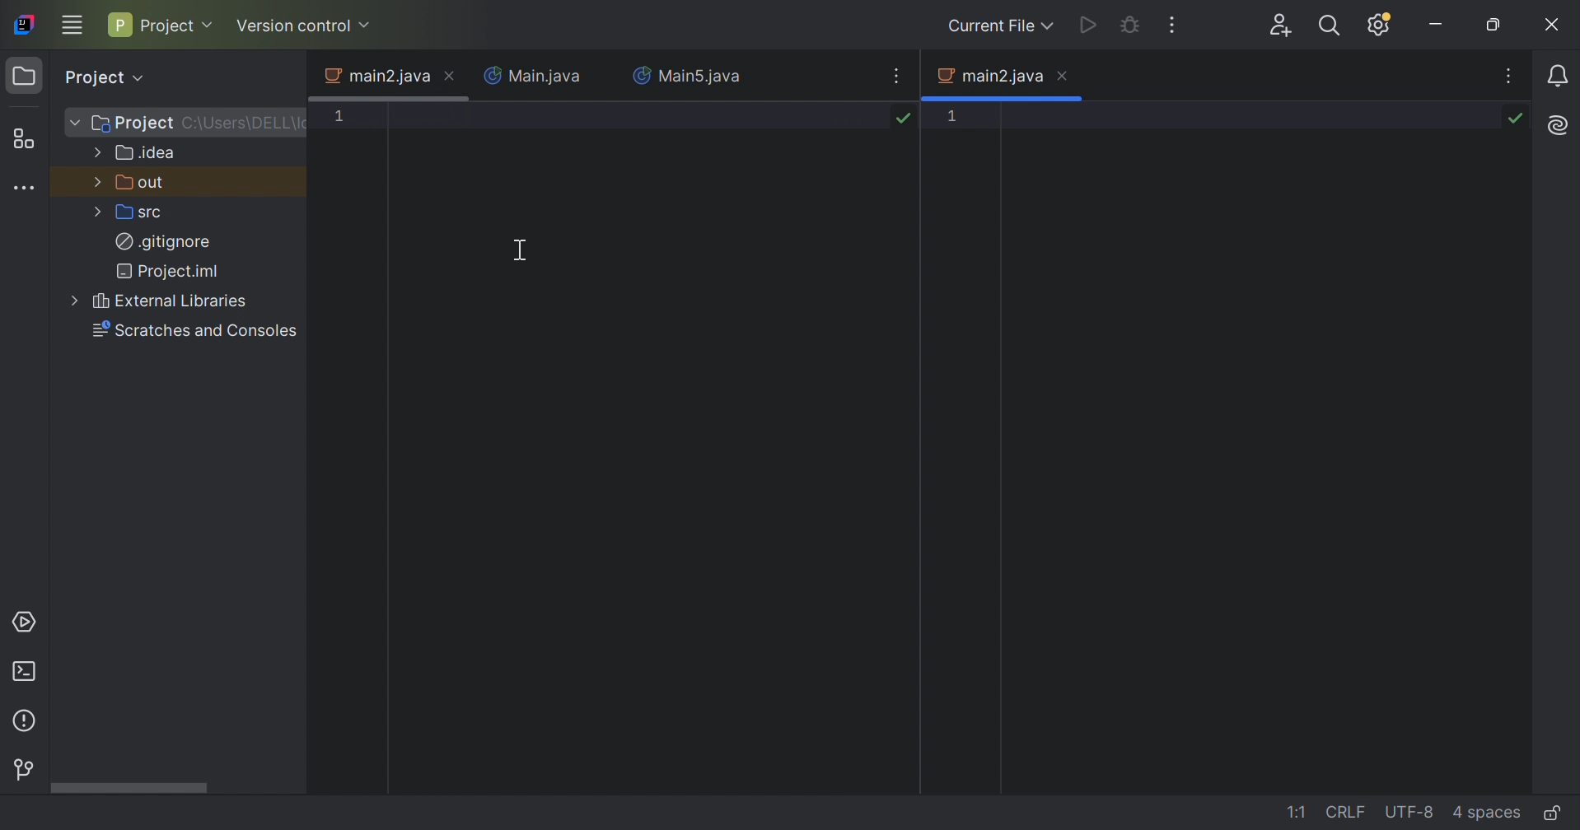 The image size is (1580, 830). What do you see at coordinates (1439, 26) in the screenshot?
I see `Minimize` at bounding box center [1439, 26].